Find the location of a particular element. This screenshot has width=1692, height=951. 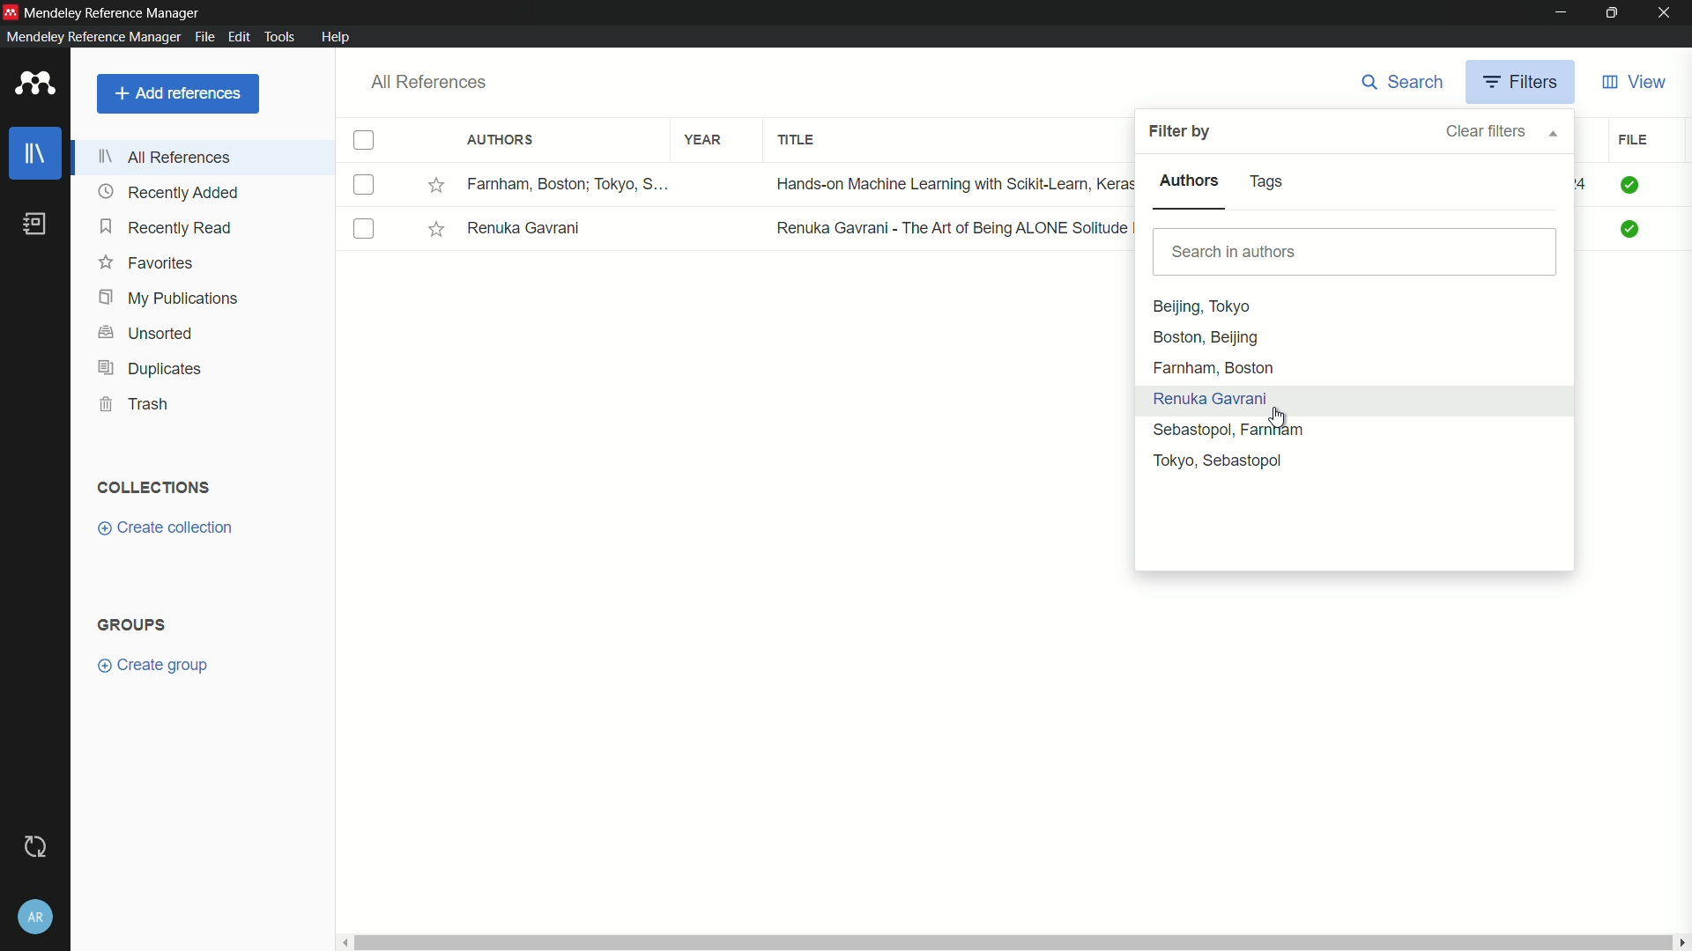

sync is located at coordinates (38, 847).